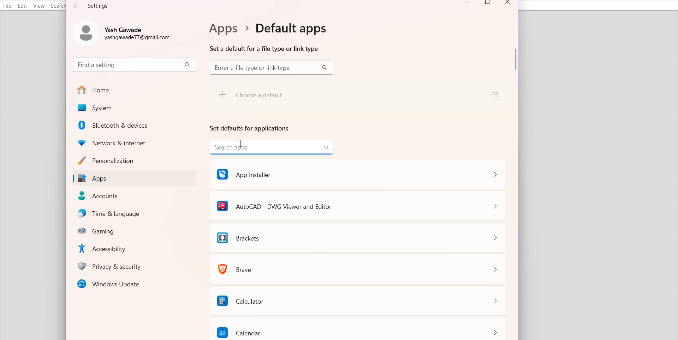 This screenshot has width=678, height=340. I want to click on App Installer, so click(357, 173).